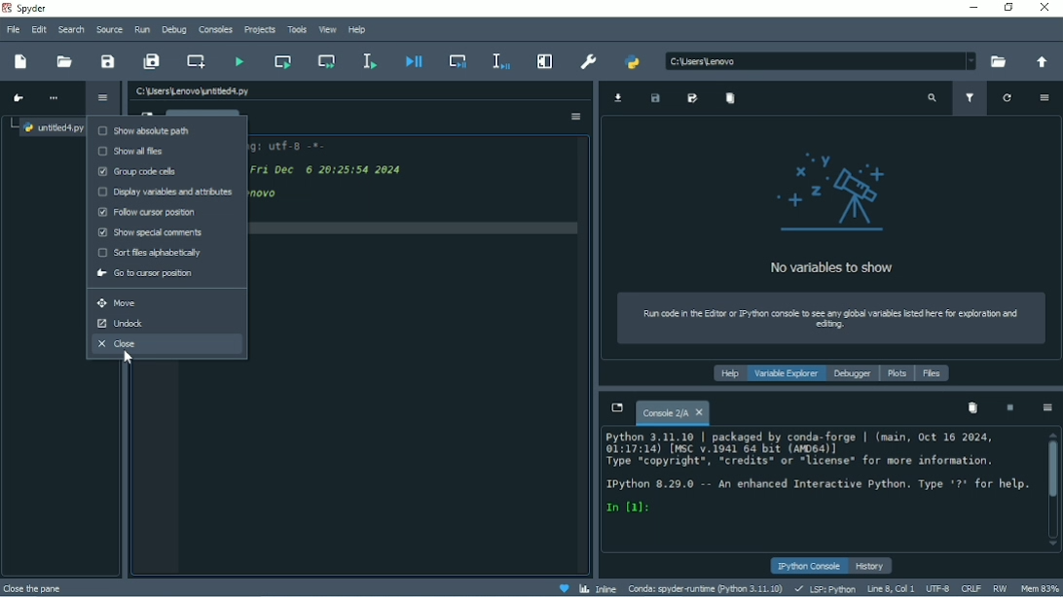 This screenshot has height=597, width=1063. What do you see at coordinates (194, 60) in the screenshot?
I see `Create new cell at the current line` at bounding box center [194, 60].